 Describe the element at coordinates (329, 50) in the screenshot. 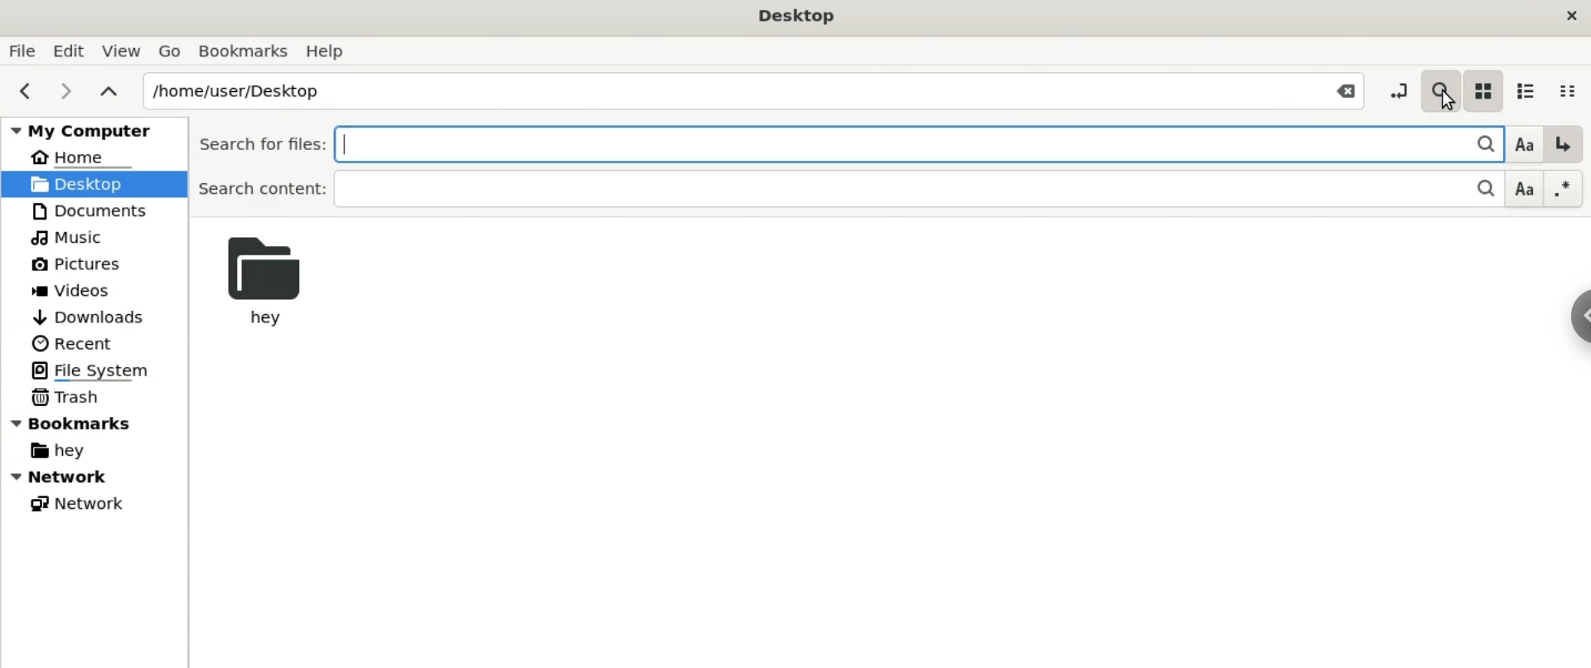

I see `Help` at that location.